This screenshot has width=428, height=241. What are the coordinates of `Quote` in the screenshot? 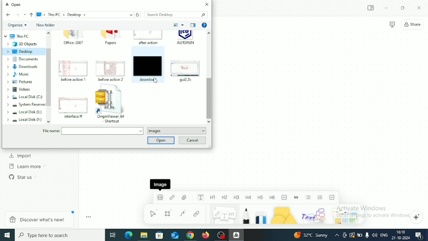 It's located at (297, 197).